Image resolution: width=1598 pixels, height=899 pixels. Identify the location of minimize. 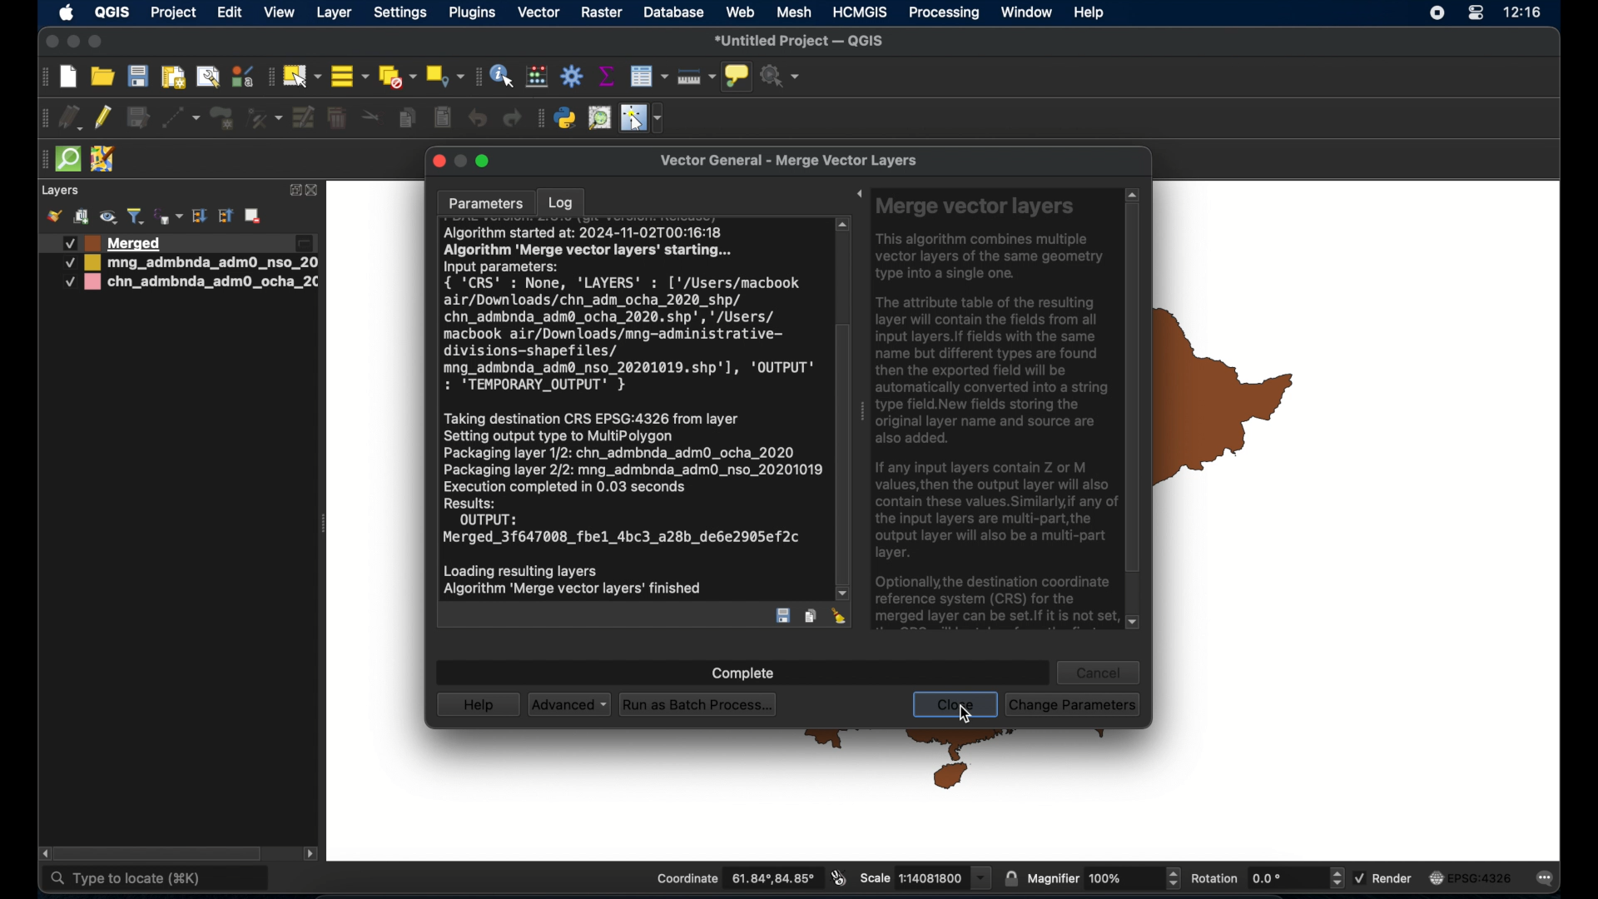
(72, 43).